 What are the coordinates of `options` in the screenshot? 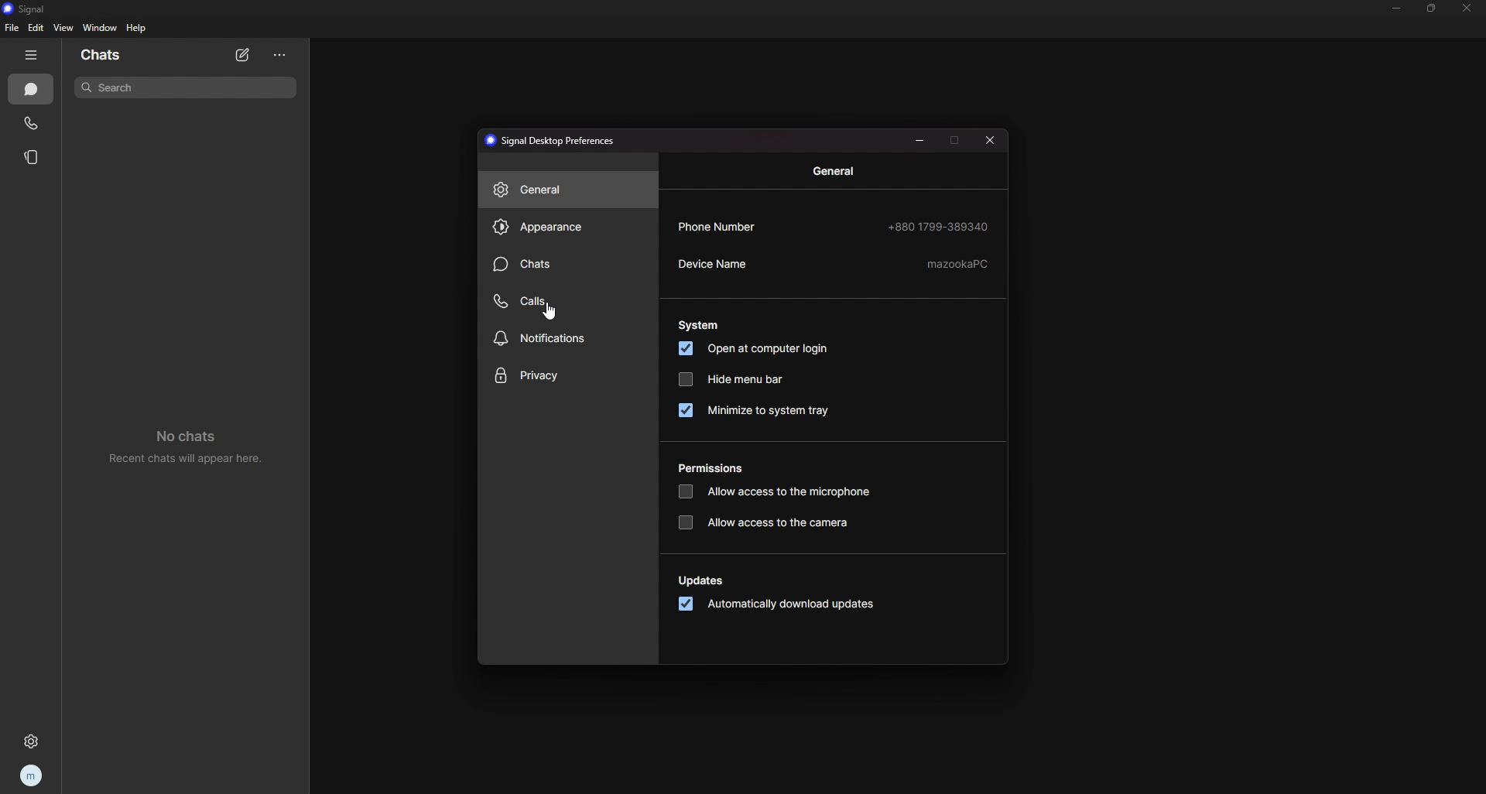 It's located at (281, 56).